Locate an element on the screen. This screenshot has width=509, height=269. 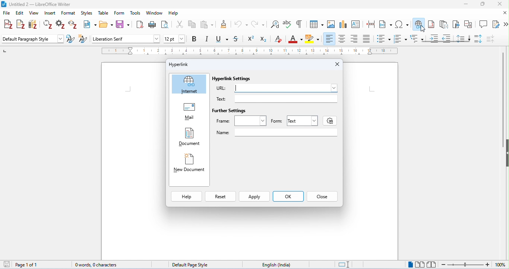
Help is located at coordinates (188, 196).